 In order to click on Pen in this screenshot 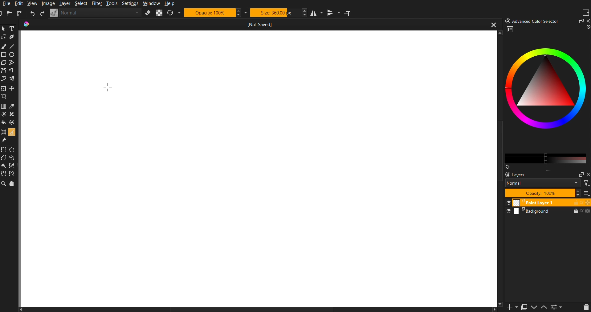, I will do `click(13, 36)`.